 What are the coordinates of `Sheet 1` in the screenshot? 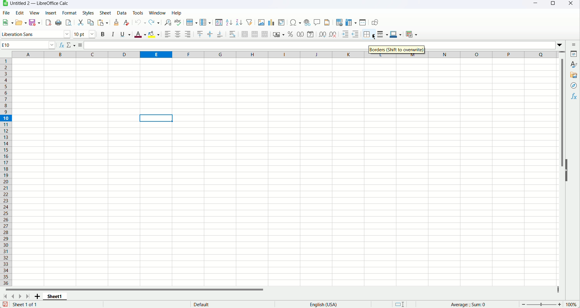 It's located at (55, 297).